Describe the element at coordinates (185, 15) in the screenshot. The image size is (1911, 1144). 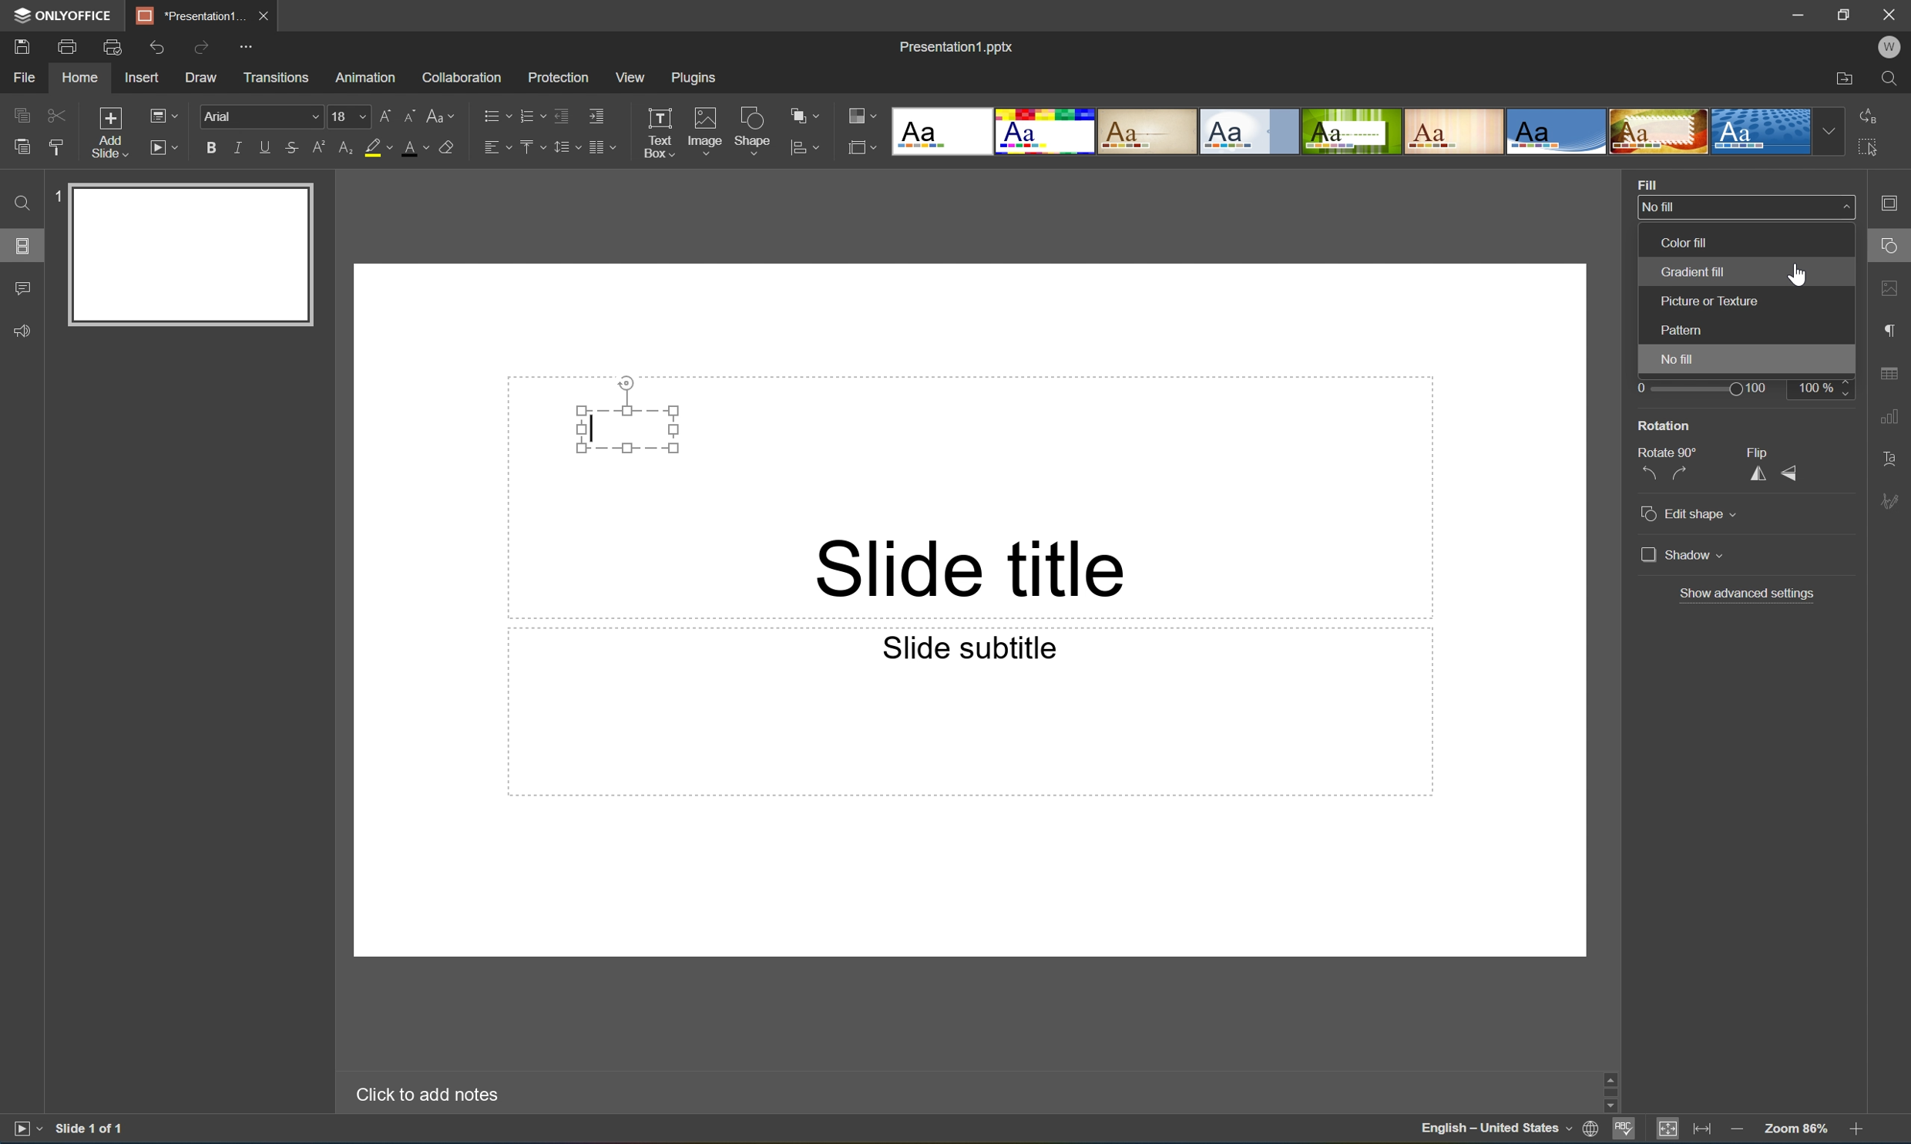
I see `Presentation1...` at that location.